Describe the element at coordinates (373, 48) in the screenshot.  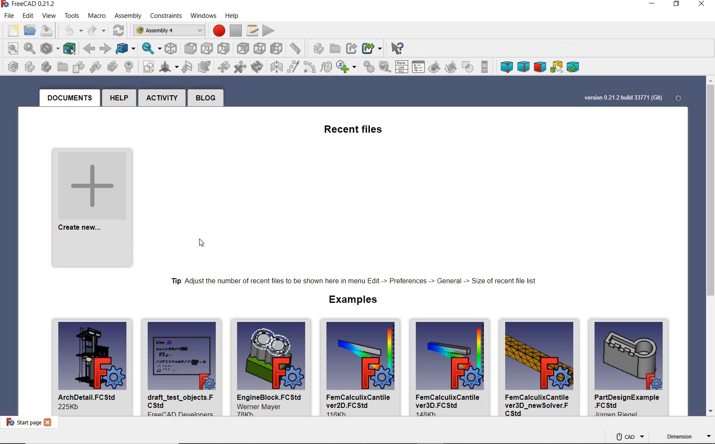
I see `MAKE SUB-LINK` at that location.